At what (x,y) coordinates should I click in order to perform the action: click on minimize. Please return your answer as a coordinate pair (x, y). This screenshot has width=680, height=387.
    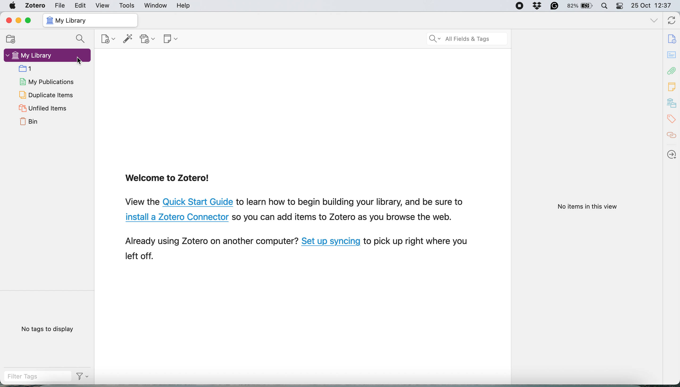
    Looking at the image, I should click on (19, 21).